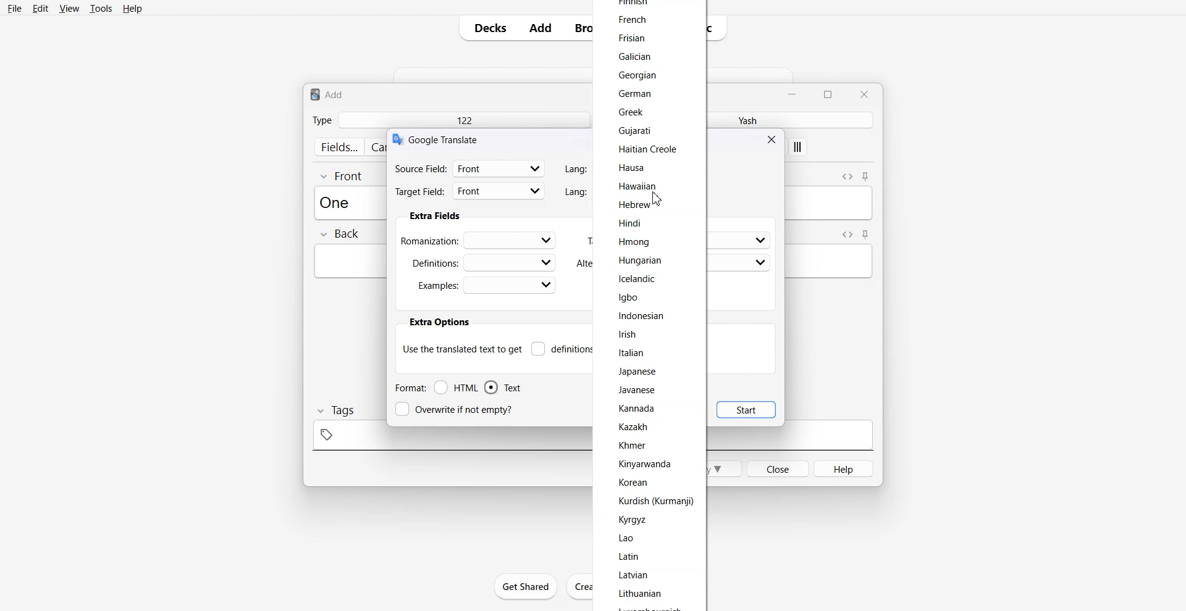 The height and width of the screenshot is (611, 1186). I want to click on Kurdish (Kurmanji), so click(655, 501).